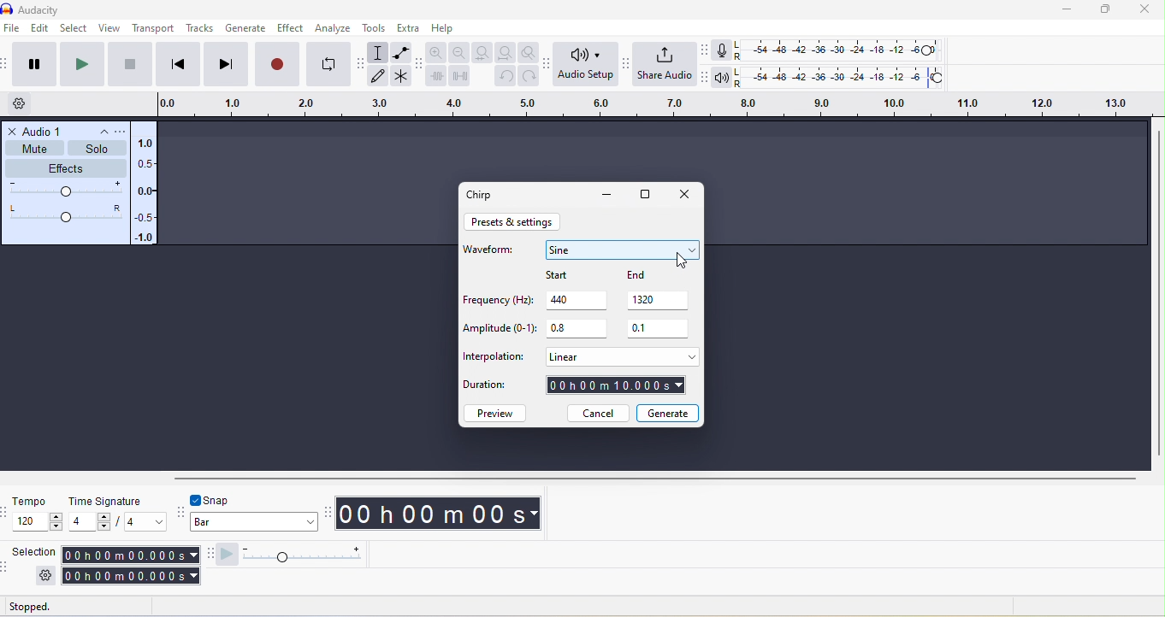 This screenshot has height=617, width=1165. I want to click on presets & settings, so click(514, 222).